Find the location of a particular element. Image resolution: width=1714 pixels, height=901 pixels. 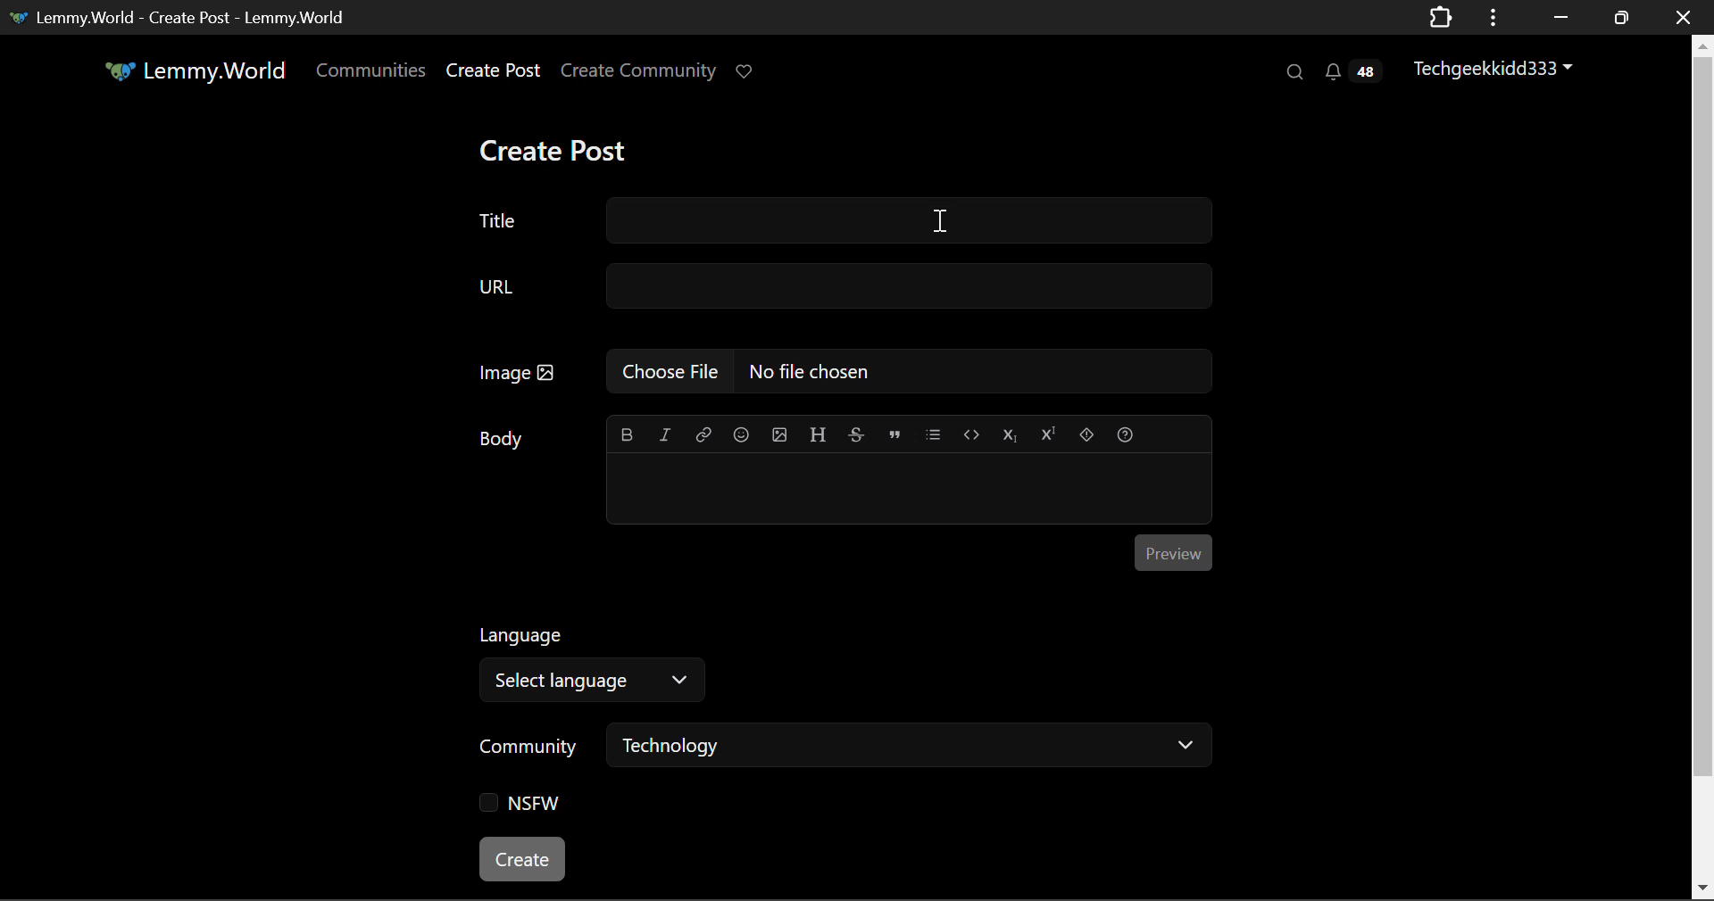

spoiler is located at coordinates (1087, 432).